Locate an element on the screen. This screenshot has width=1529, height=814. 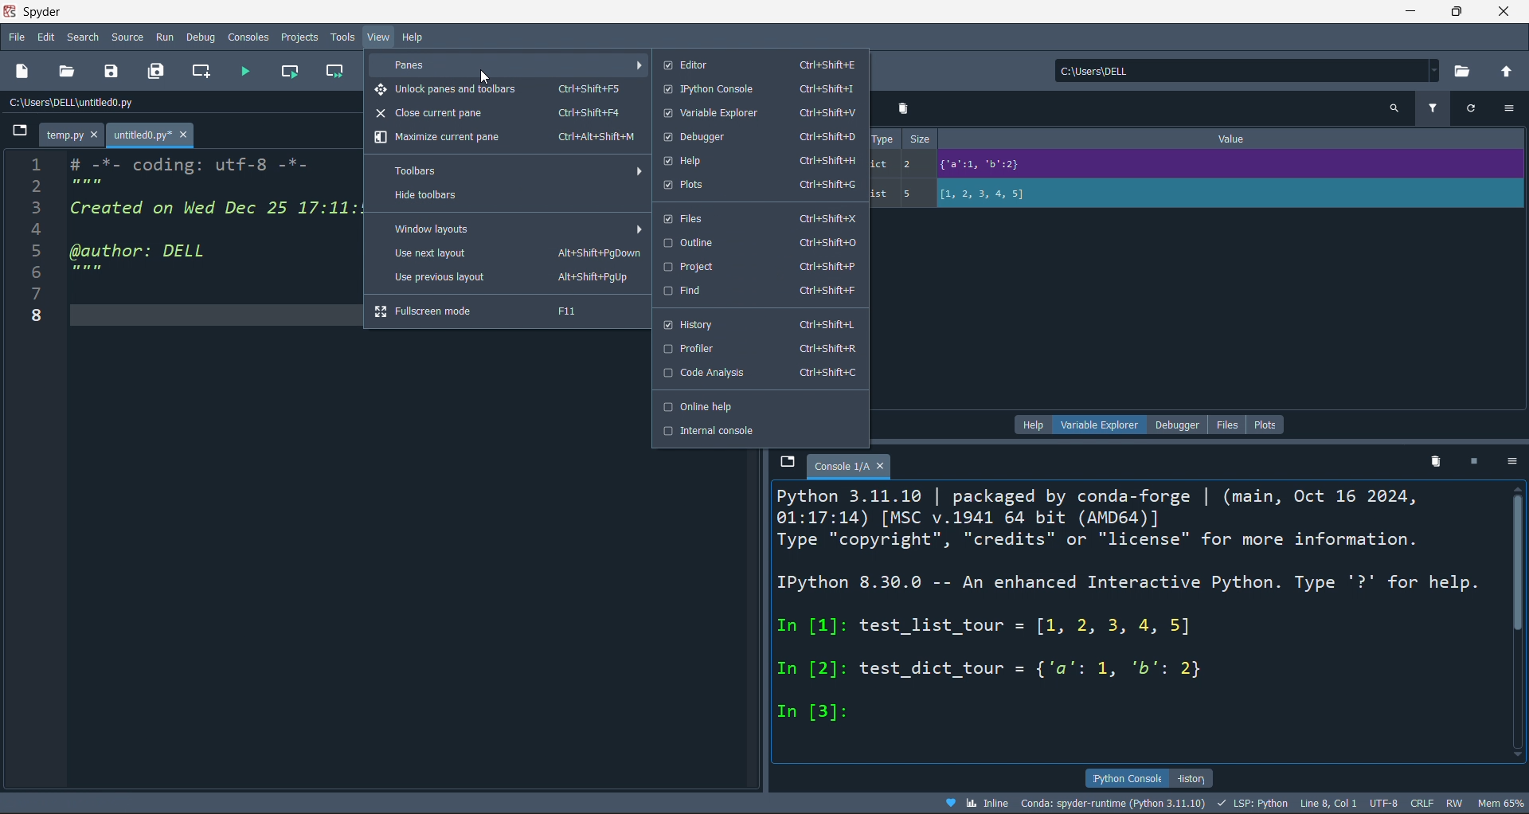
save all is located at coordinates (158, 74).